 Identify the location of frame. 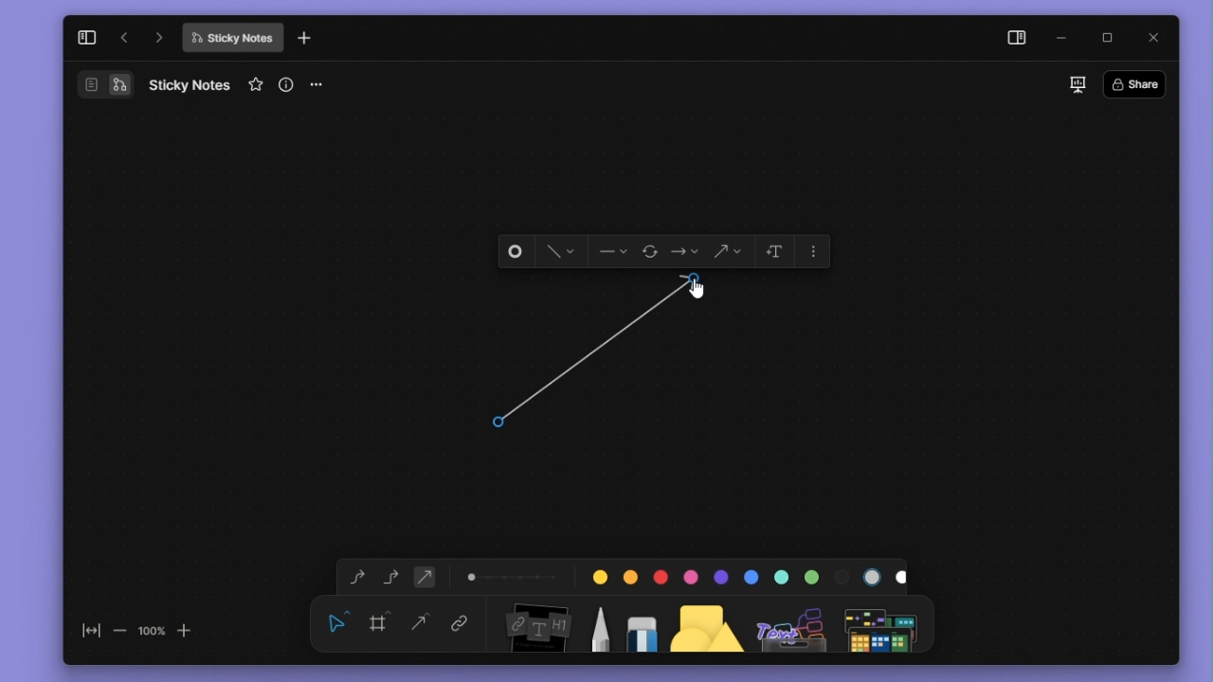
(382, 621).